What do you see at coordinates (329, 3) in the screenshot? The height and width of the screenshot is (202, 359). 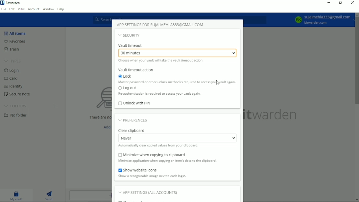 I see `Minimize` at bounding box center [329, 3].